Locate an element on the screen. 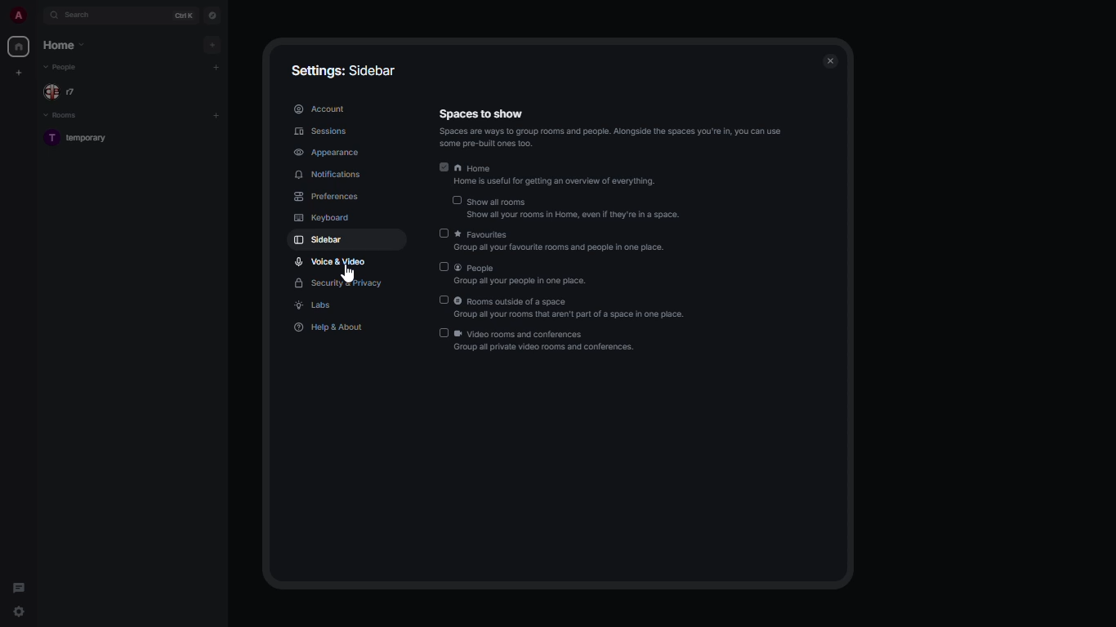 The width and height of the screenshot is (1116, 627). disabled is located at coordinates (441, 332).